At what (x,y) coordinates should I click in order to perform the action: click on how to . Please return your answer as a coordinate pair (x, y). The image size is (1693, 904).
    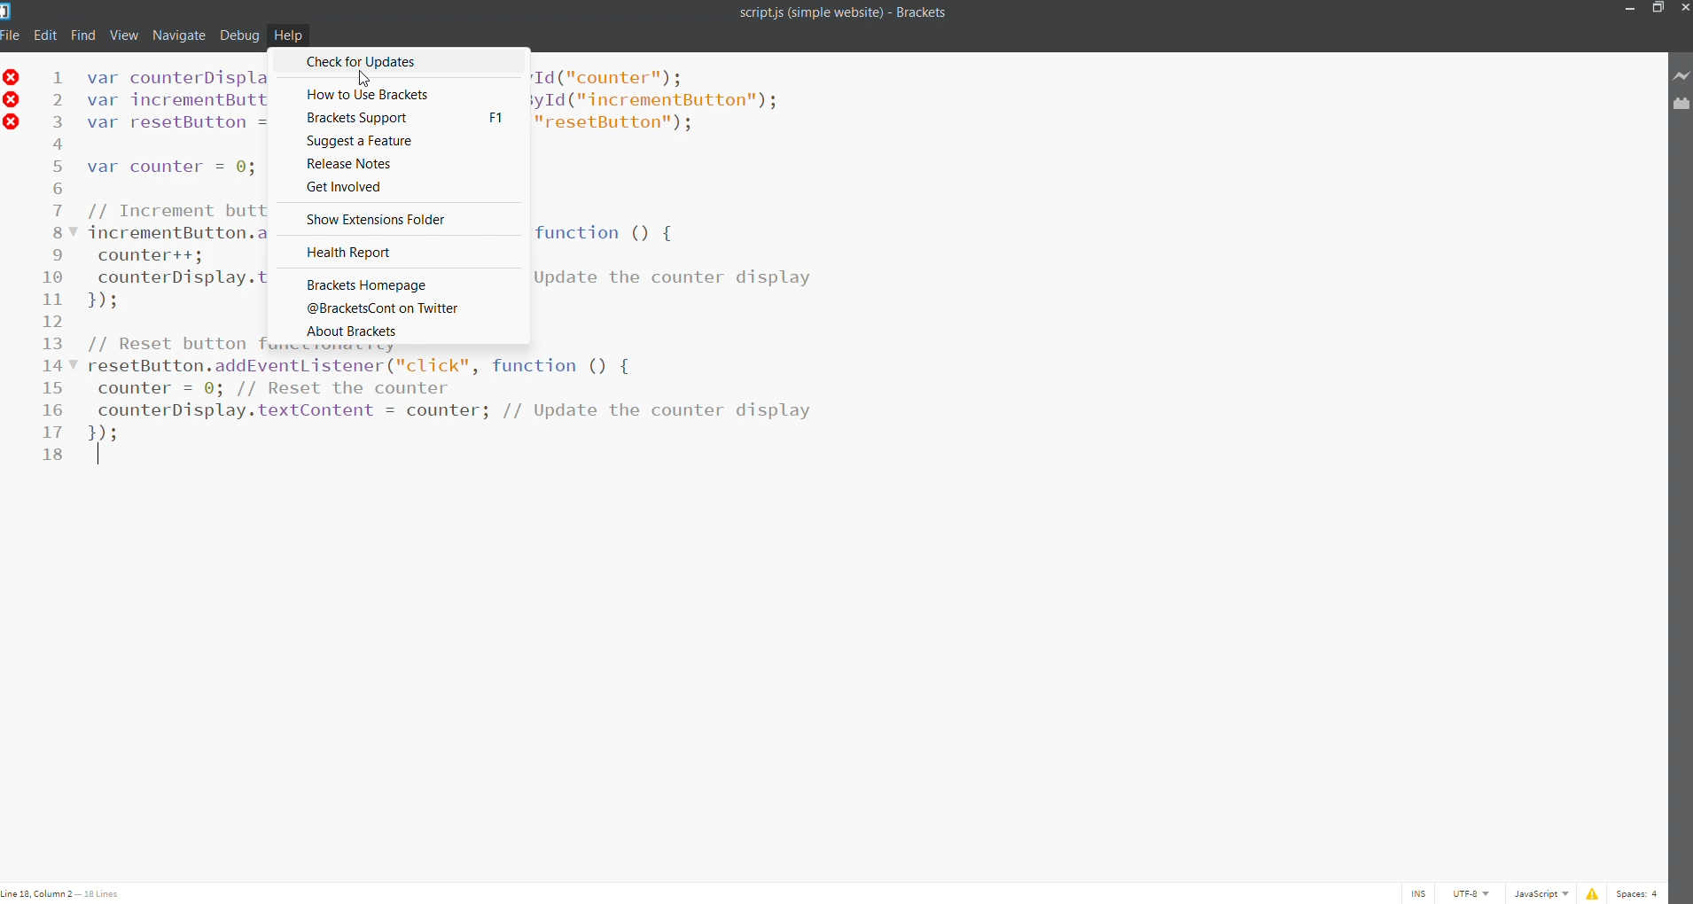
    Looking at the image, I should click on (396, 93).